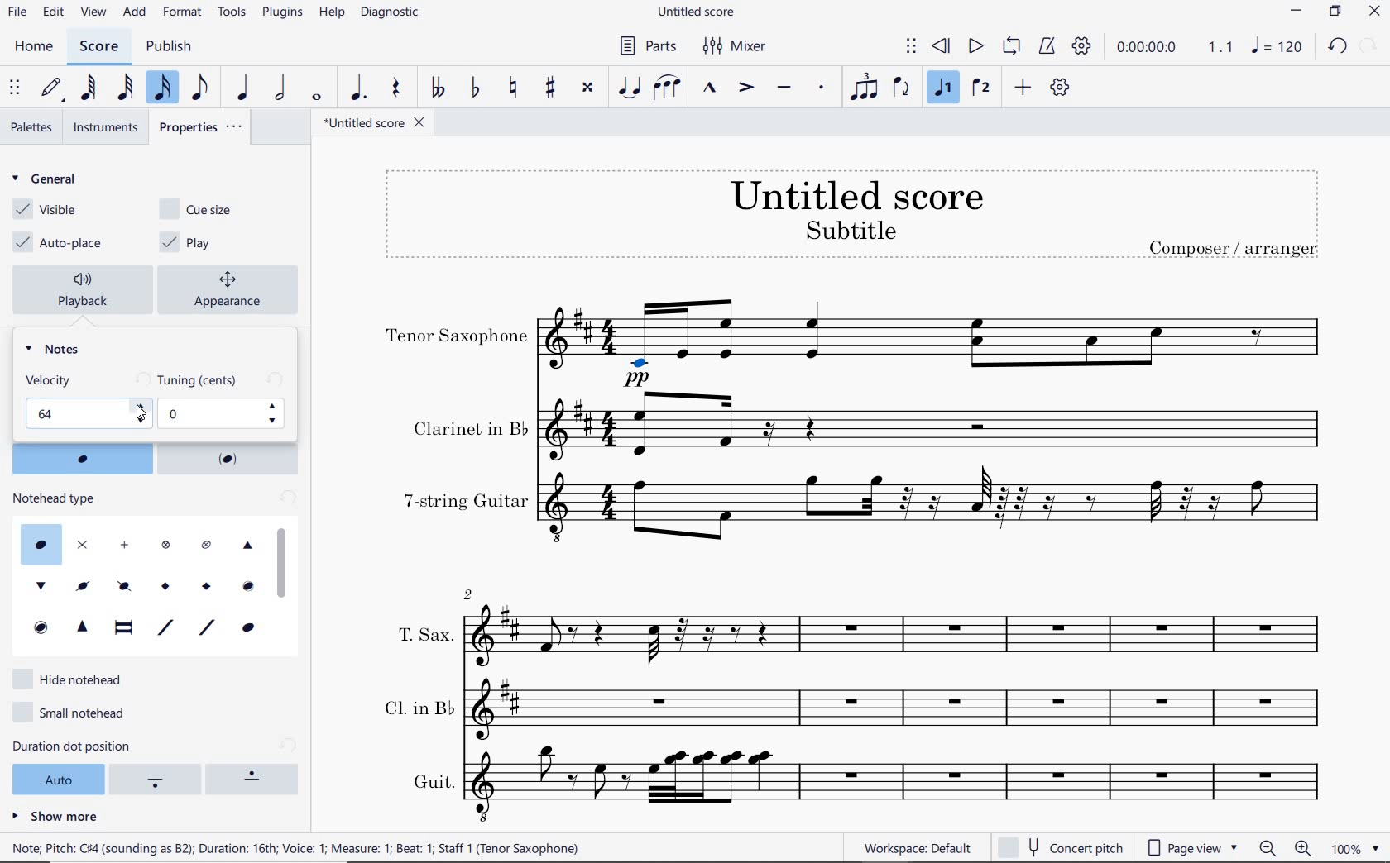 The image size is (1390, 863). Describe the element at coordinates (909, 708) in the screenshot. I see `cl. in B` at that location.